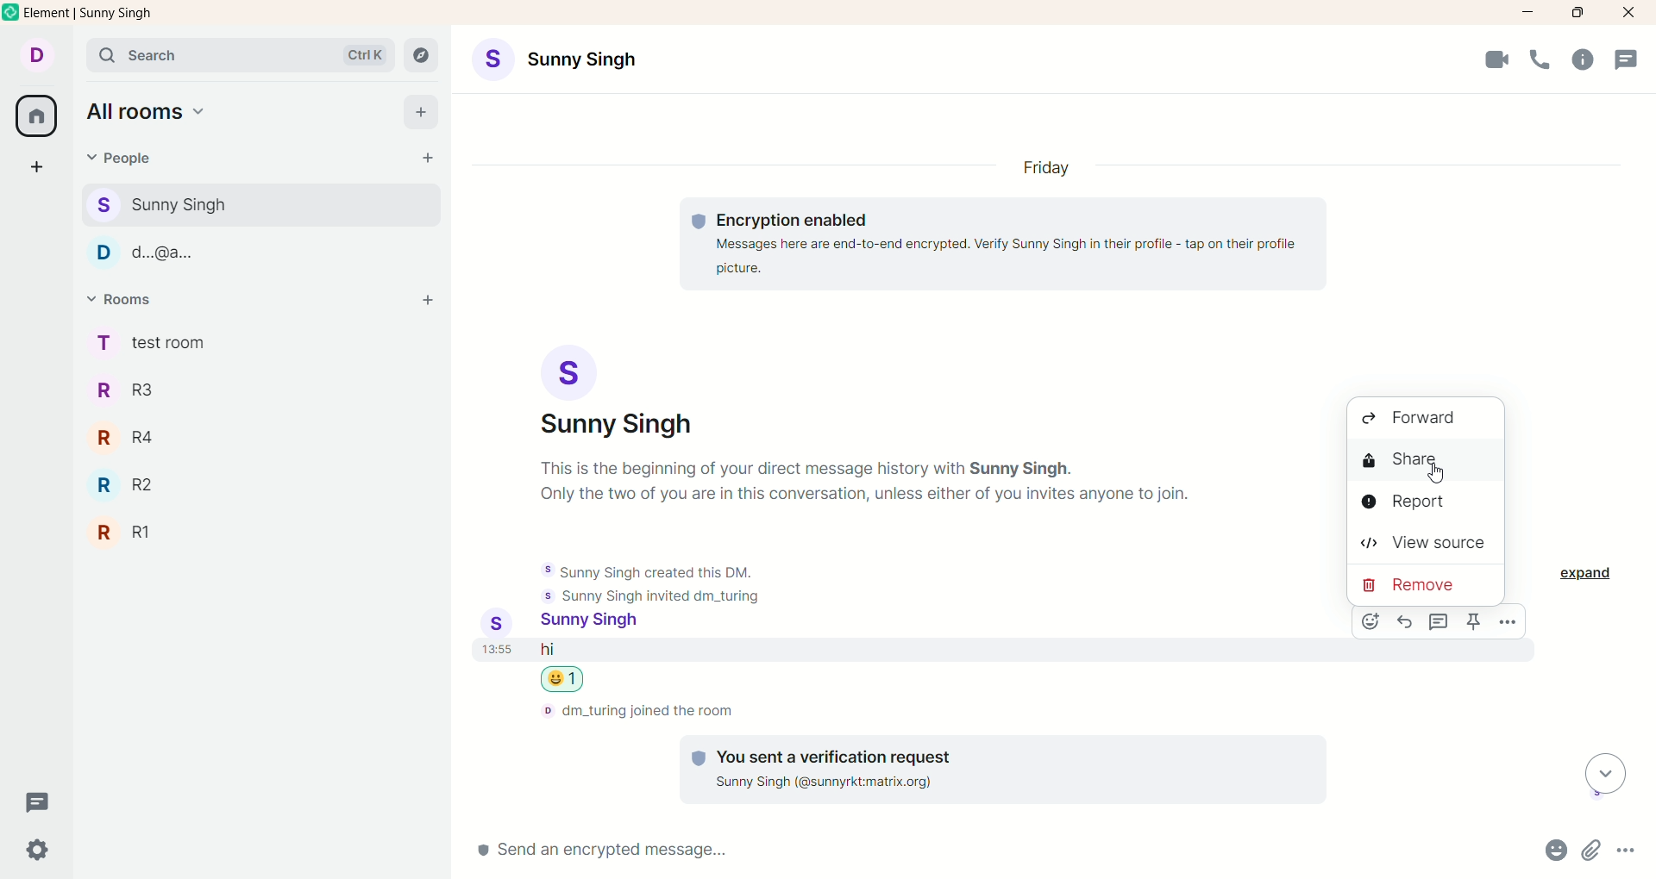 This screenshot has width=1656, height=879. What do you see at coordinates (1530, 10) in the screenshot?
I see `minimize` at bounding box center [1530, 10].